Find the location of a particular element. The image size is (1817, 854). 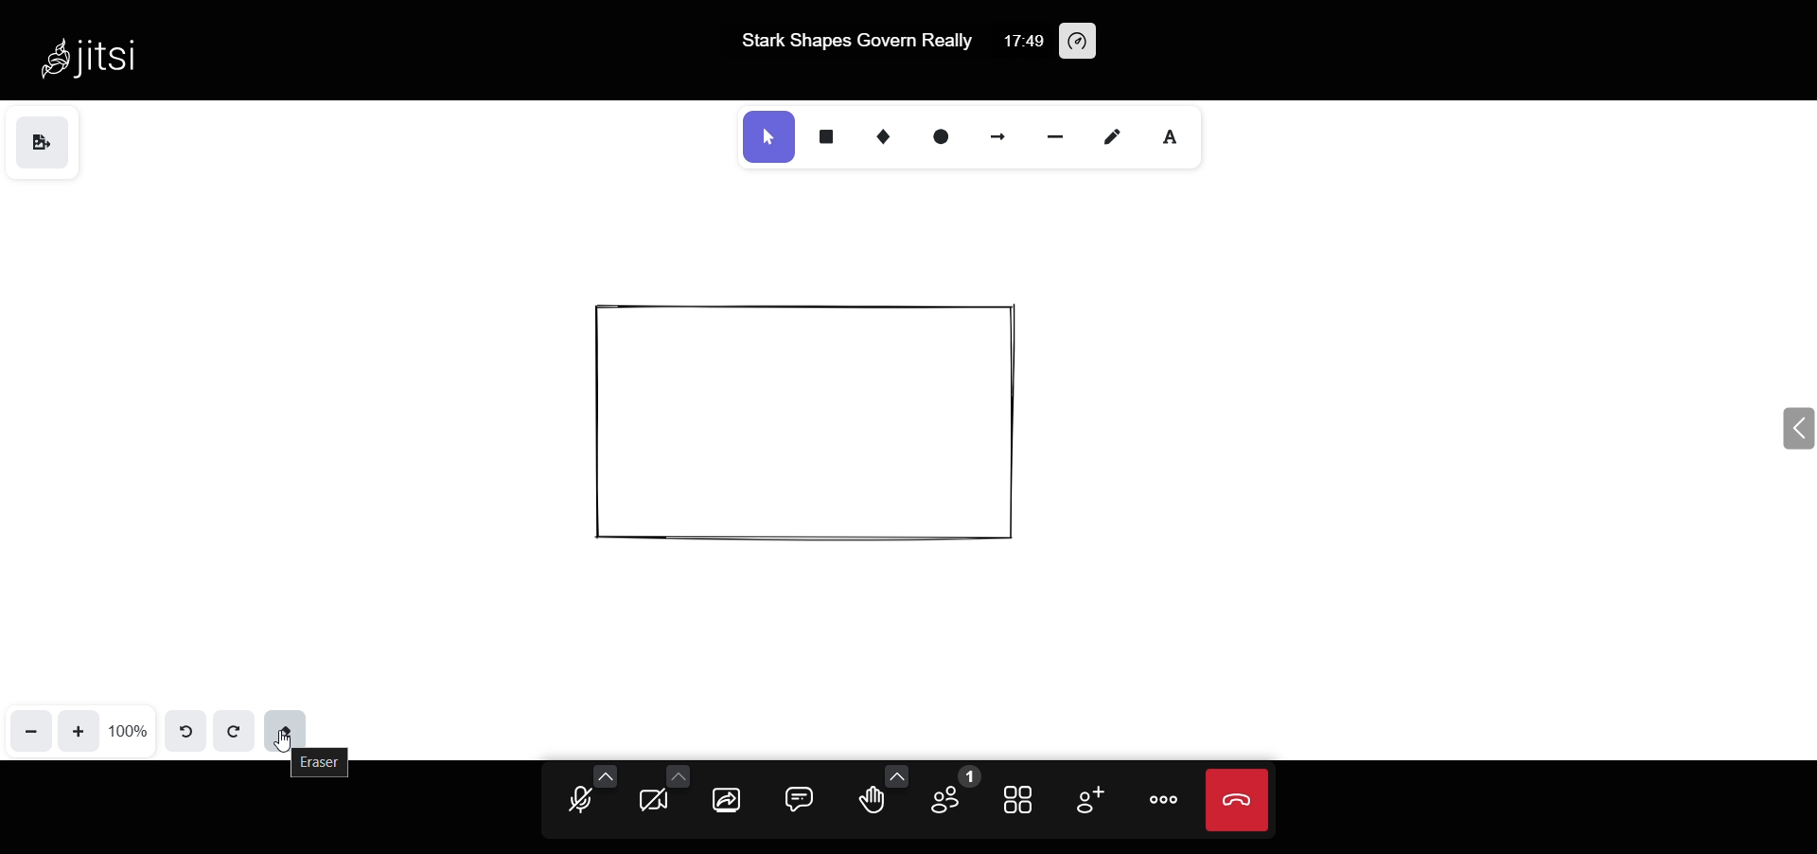

more is located at coordinates (1166, 798).